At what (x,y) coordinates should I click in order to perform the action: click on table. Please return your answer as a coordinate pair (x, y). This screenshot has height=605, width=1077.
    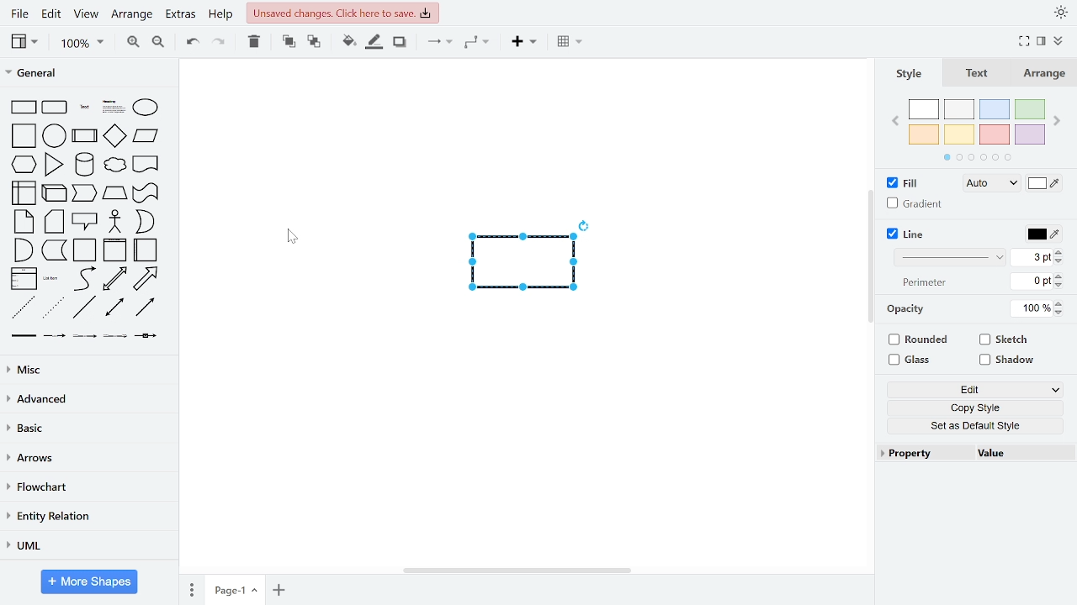
    Looking at the image, I should click on (570, 43).